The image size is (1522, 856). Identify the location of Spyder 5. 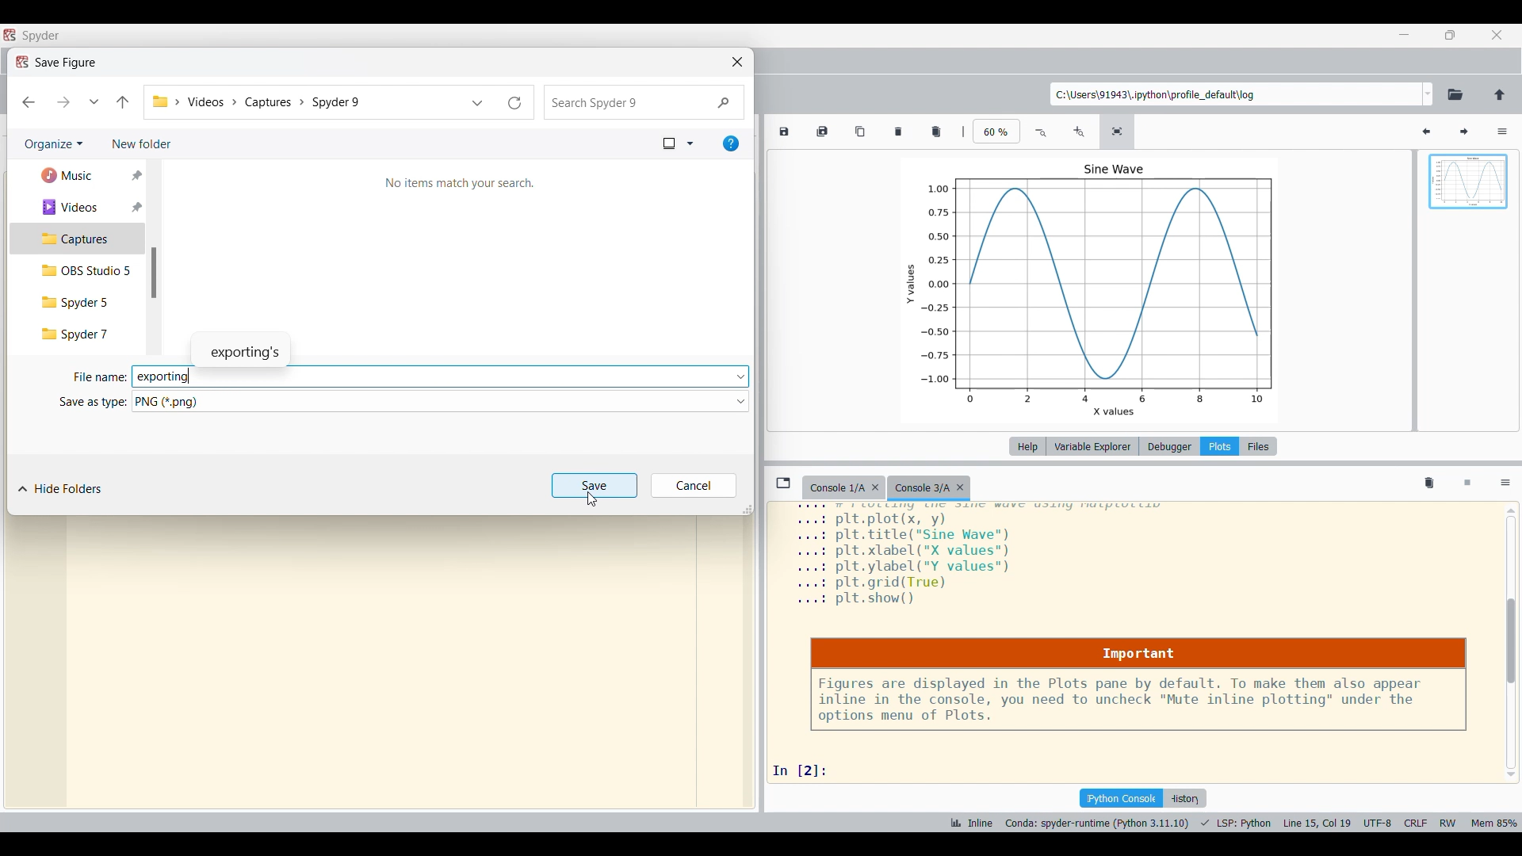
(75, 304).